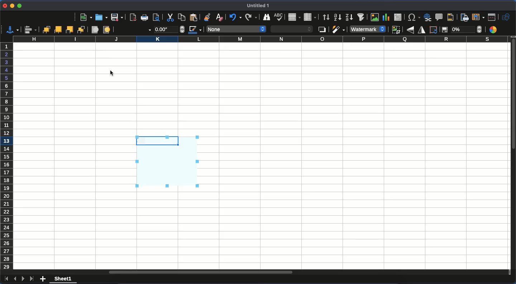 Image resolution: width=516 pixels, height=284 pixels. I want to click on back one, so click(70, 29).